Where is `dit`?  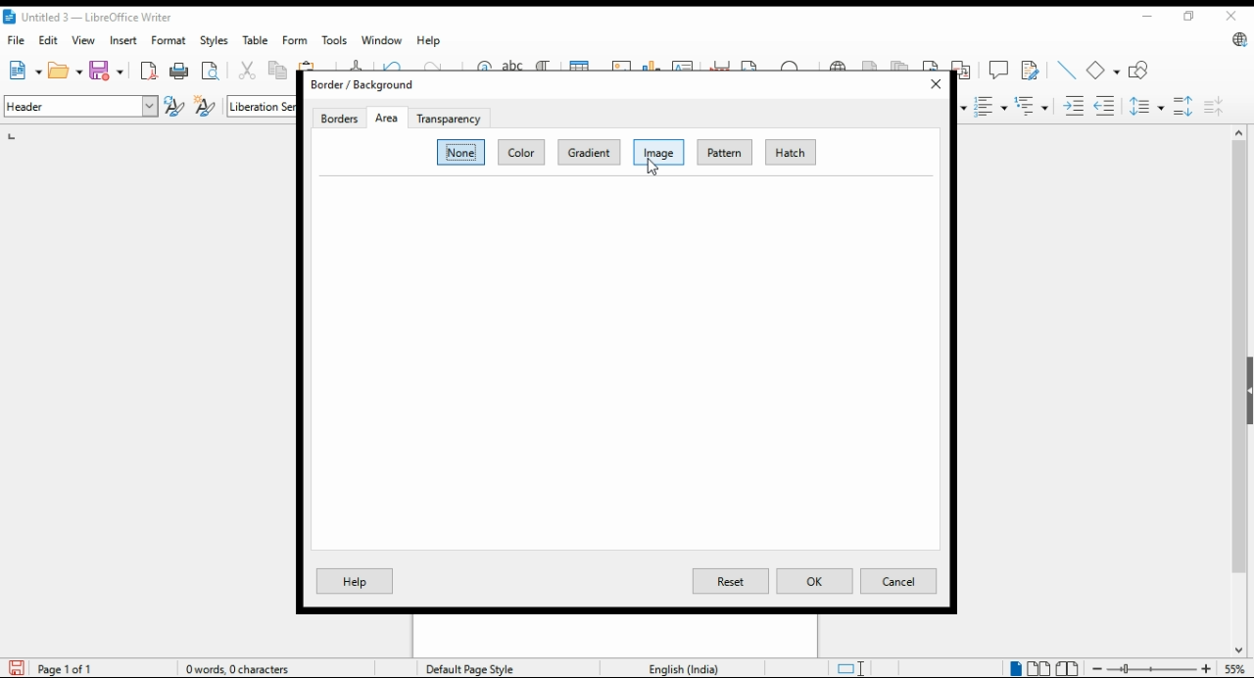 dit is located at coordinates (50, 40).